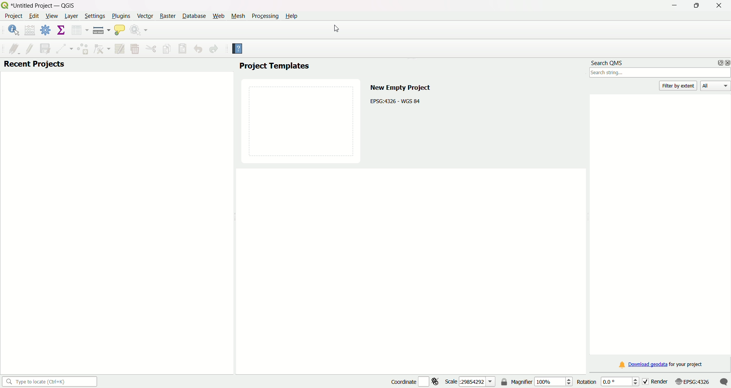  What do you see at coordinates (237, 16) in the screenshot?
I see `Mesh` at bounding box center [237, 16].